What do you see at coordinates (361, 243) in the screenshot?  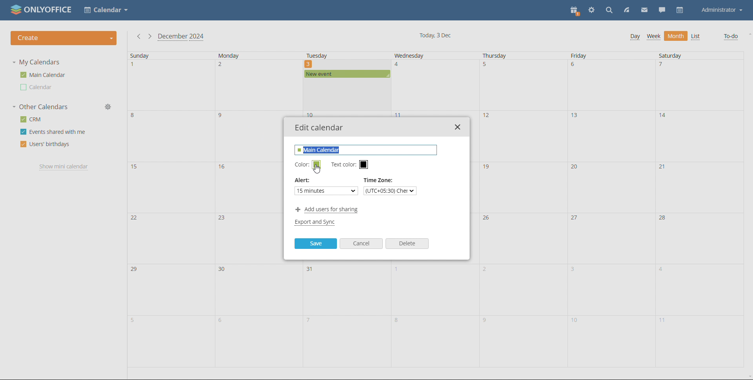 I see `cancel` at bounding box center [361, 243].